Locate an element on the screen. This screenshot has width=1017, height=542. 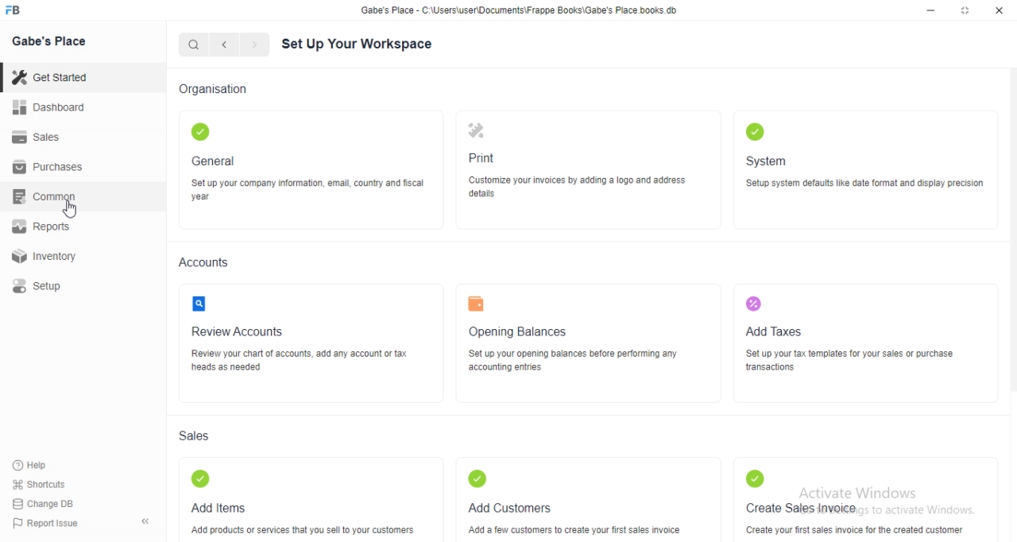
Add Items
Add products or services that you sell fo your customers is located at coordinates (307, 501).